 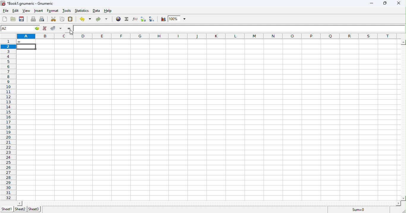 I want to click on view, so click(x=26, y=11).